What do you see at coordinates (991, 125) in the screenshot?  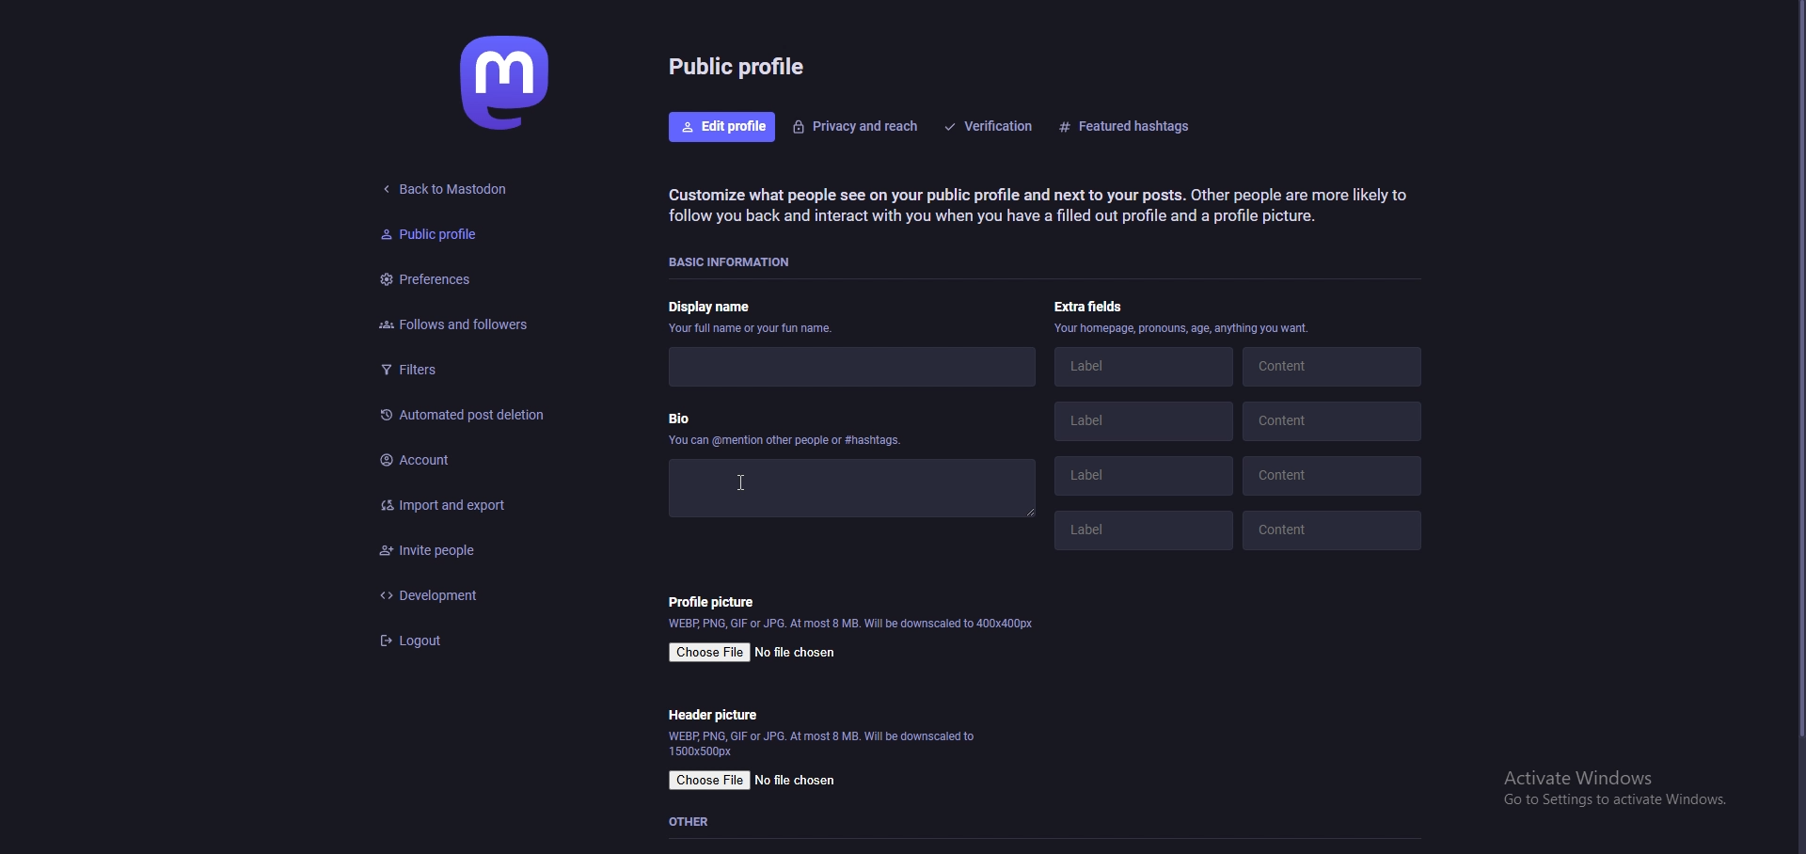 I see `verification` at bounding box center [991, 125].